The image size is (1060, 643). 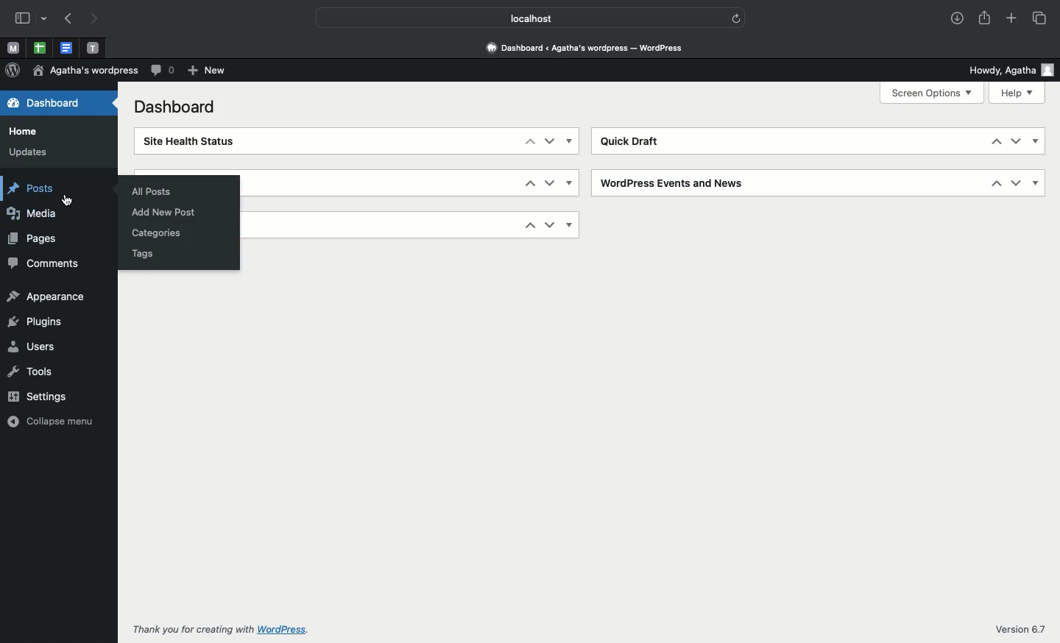 What do you see at coordinates (530, 182) in the screenshot?
I see `Up` at bounding box center [530, 182].